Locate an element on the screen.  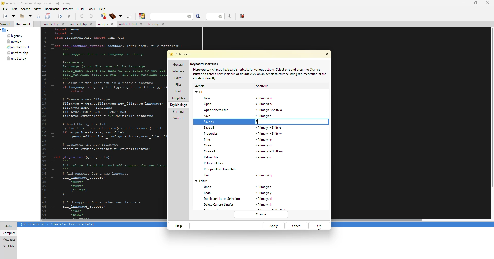
general is located at coordinates (178, 65).